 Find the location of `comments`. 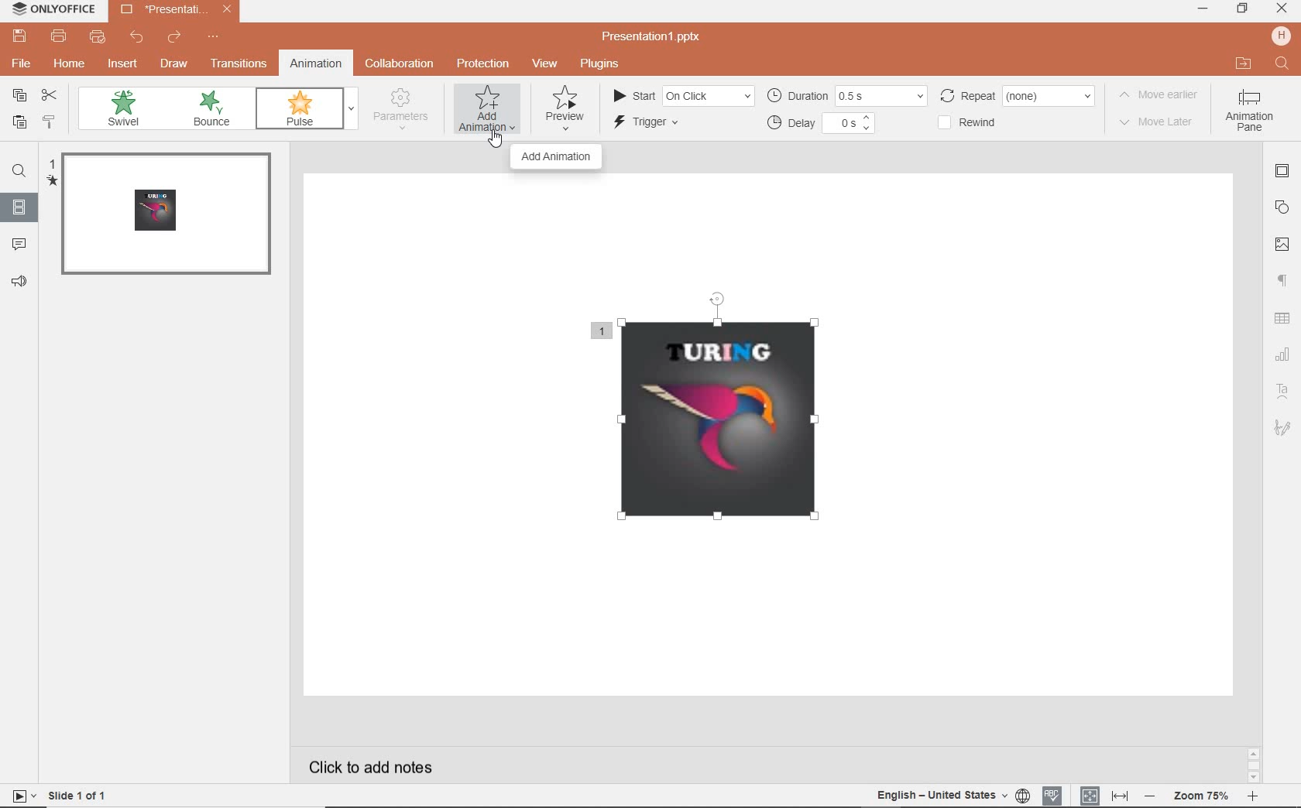

comments is located at coordinates (19, 245).